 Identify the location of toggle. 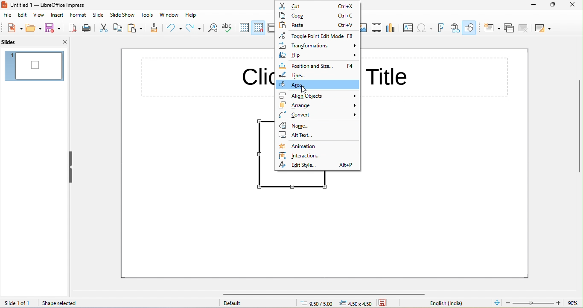
(312, 37).